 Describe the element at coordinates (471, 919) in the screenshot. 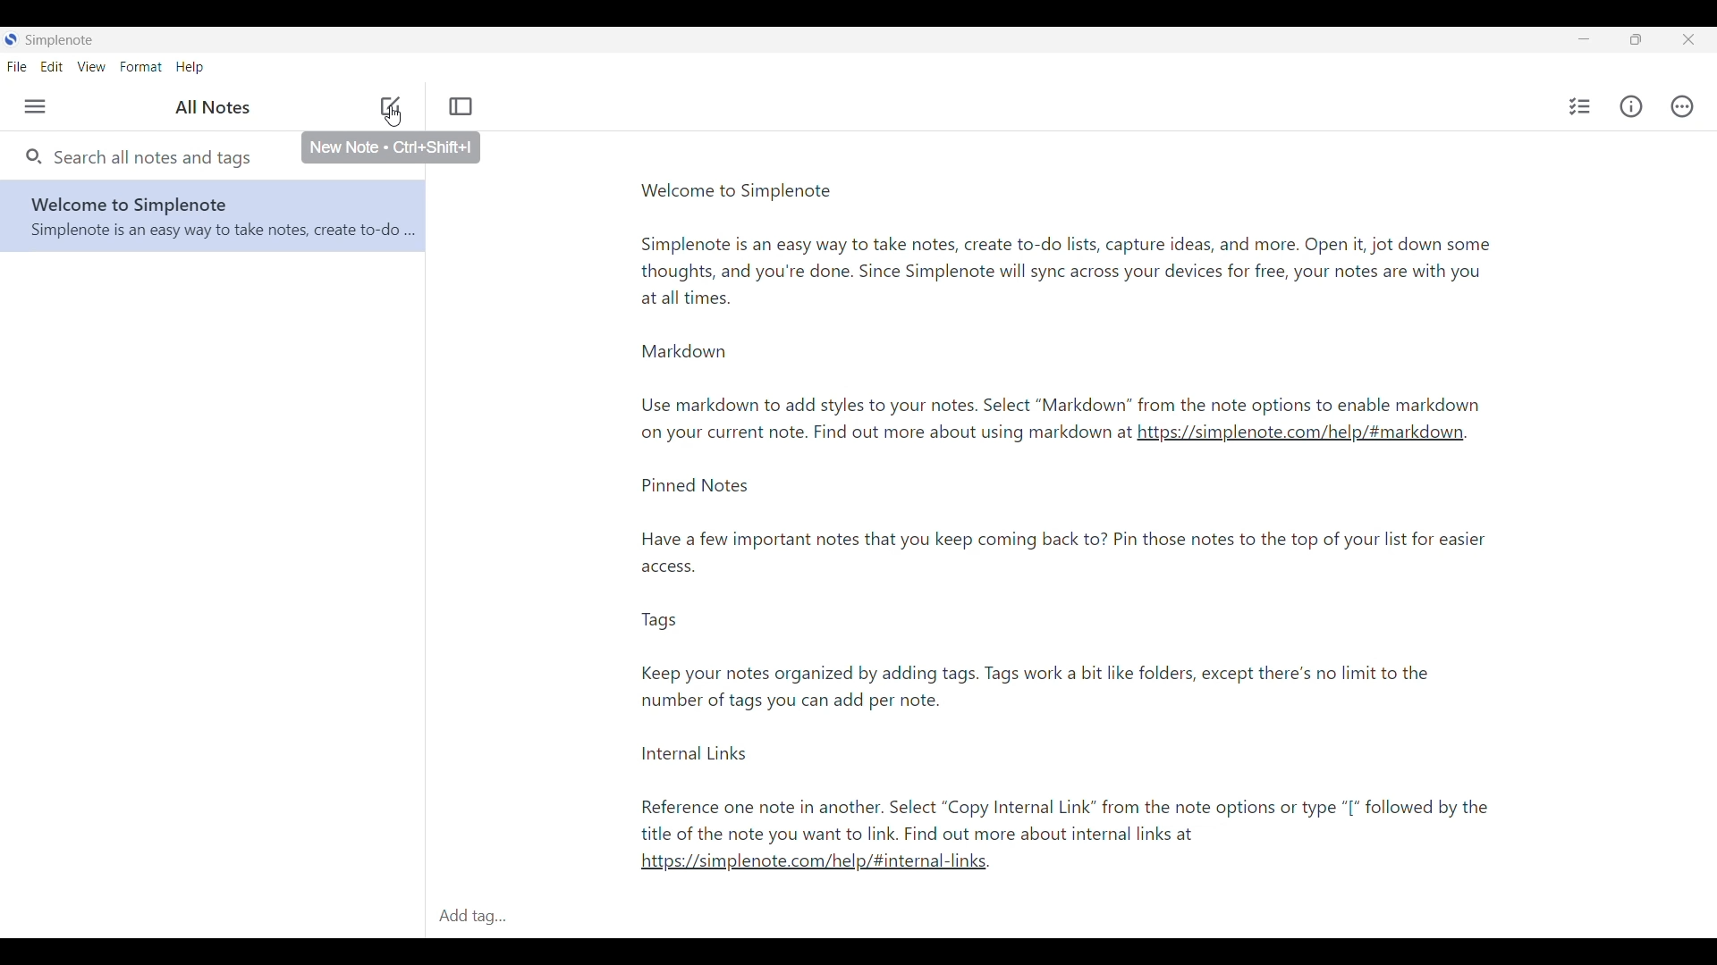

I see `Add tag` at that location.